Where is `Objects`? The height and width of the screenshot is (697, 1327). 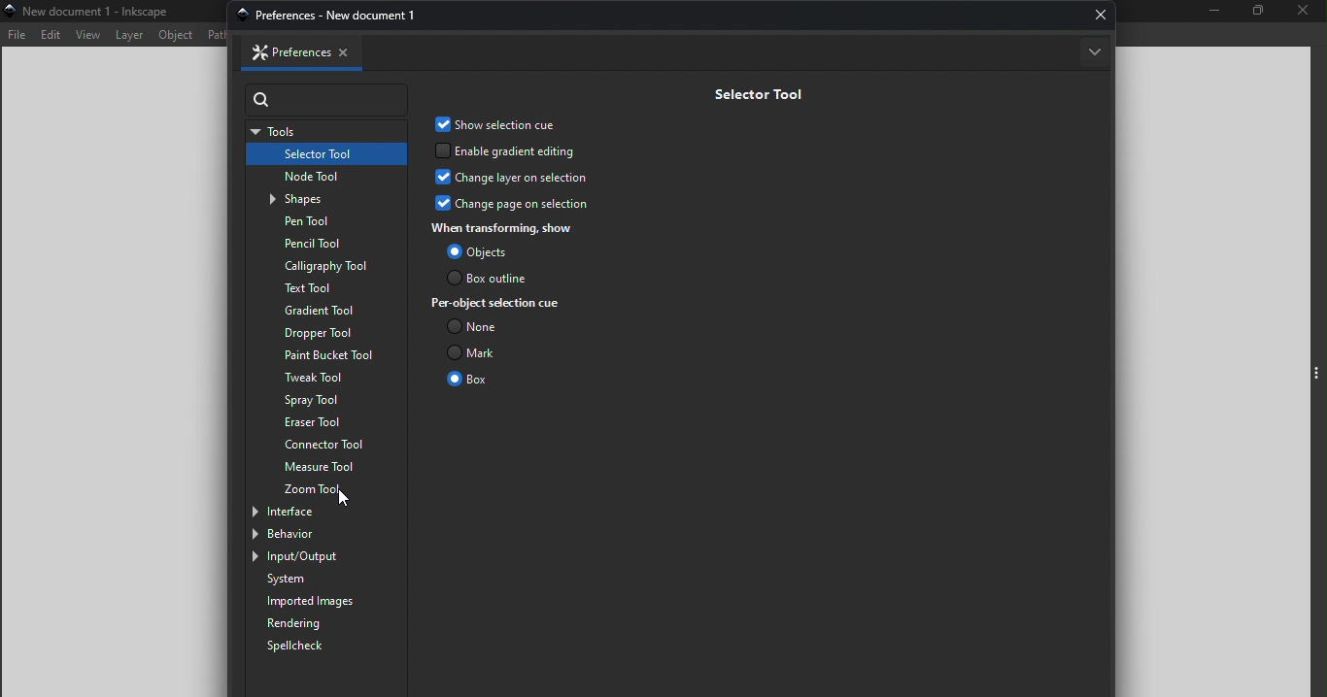 Objects is located at coordinates (476, 251).